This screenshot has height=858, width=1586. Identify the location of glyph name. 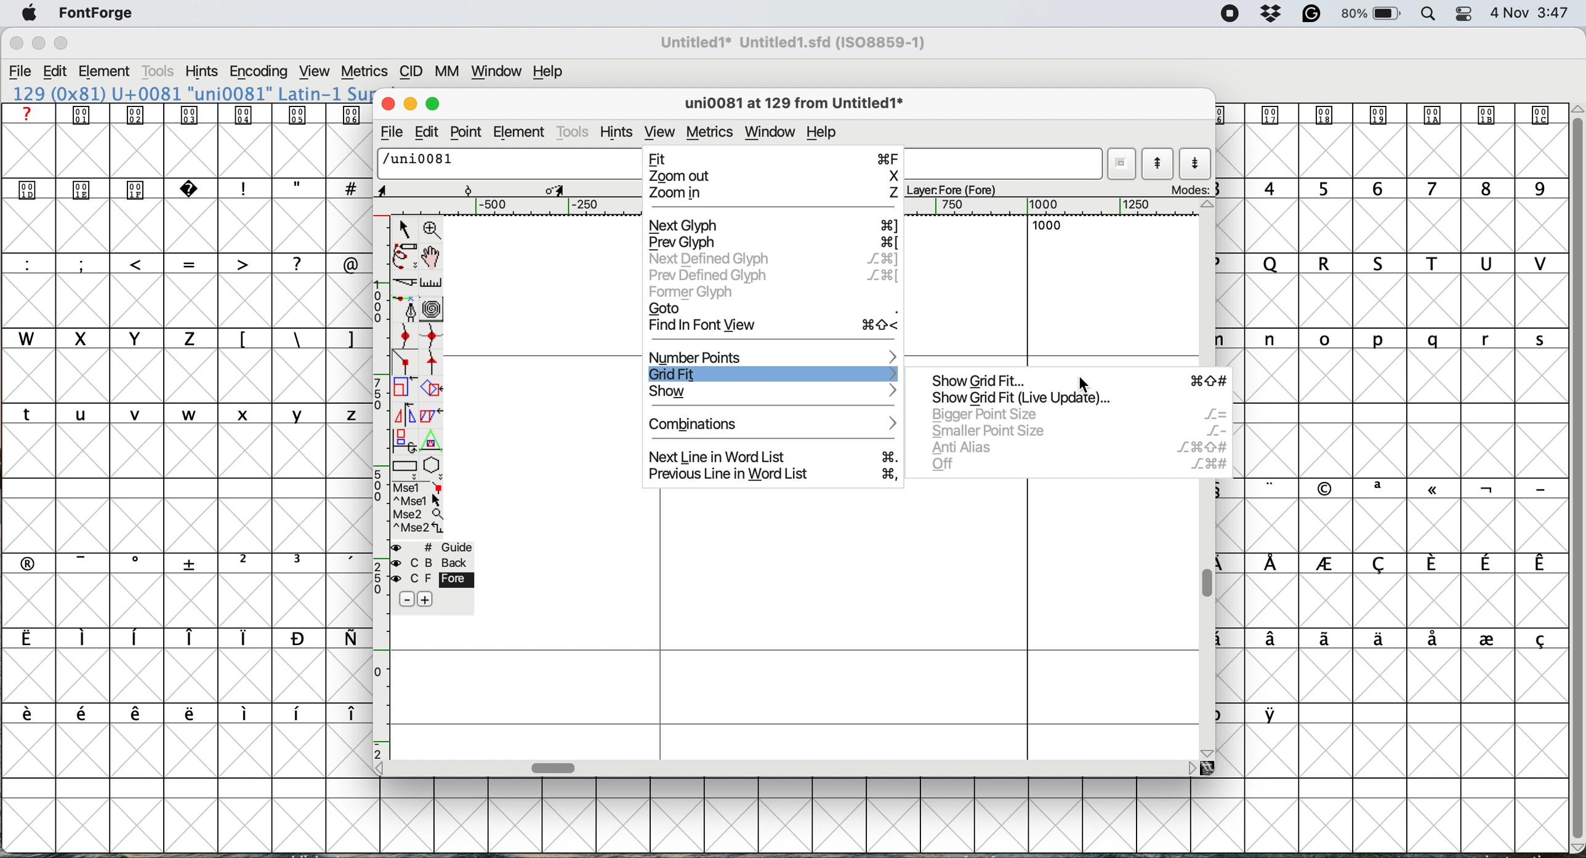
(789, 104).